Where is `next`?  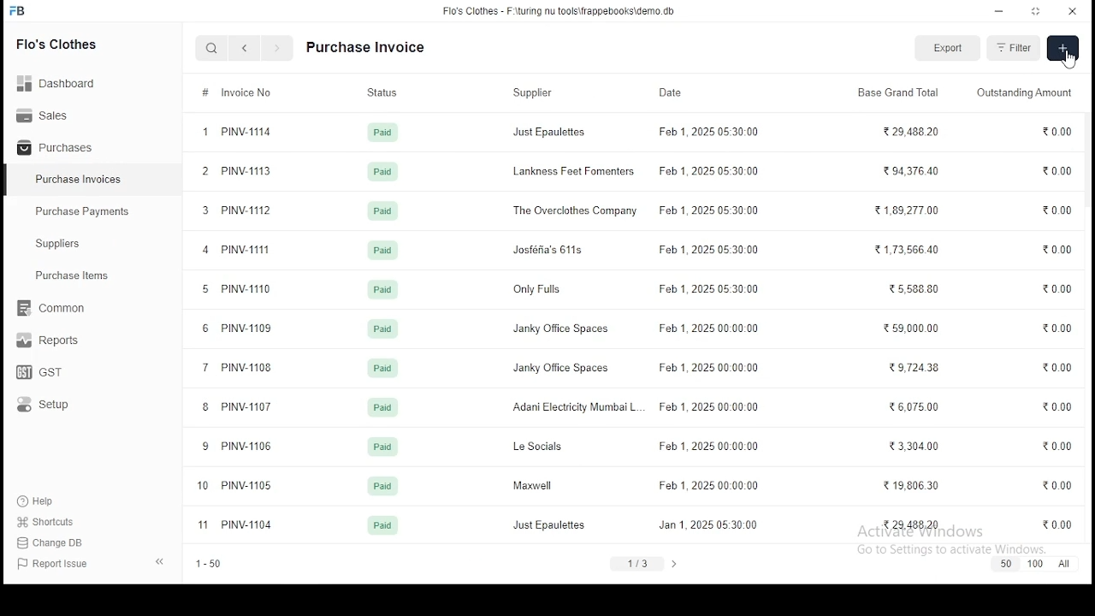 next is located at coordinates (675, 562).